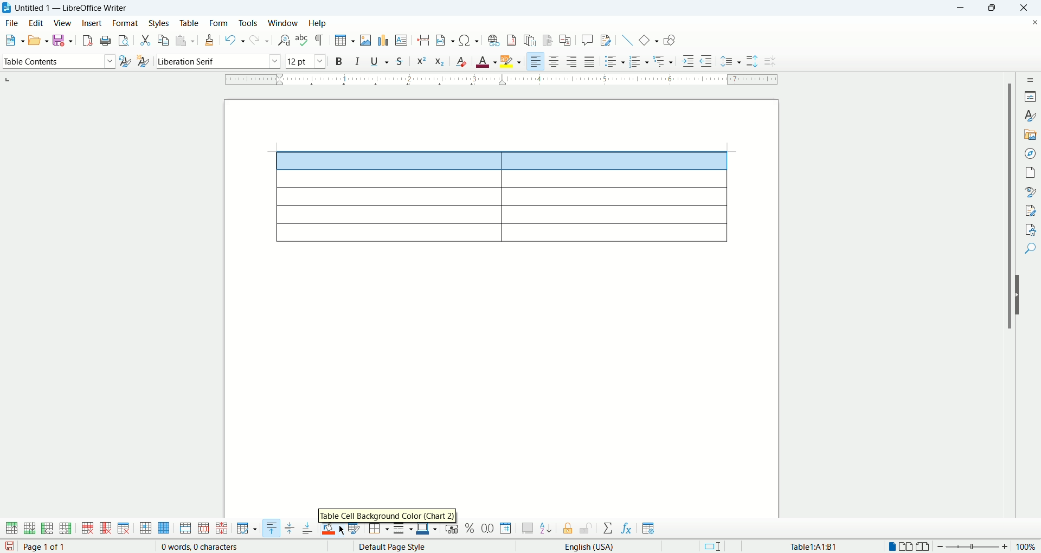  I want to click on align top, so click(271, 528).